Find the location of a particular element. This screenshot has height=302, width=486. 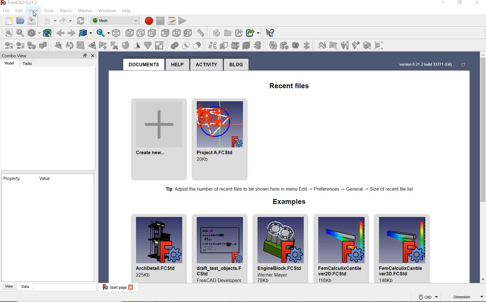

scrollbar is located at coordinates (482, 168).